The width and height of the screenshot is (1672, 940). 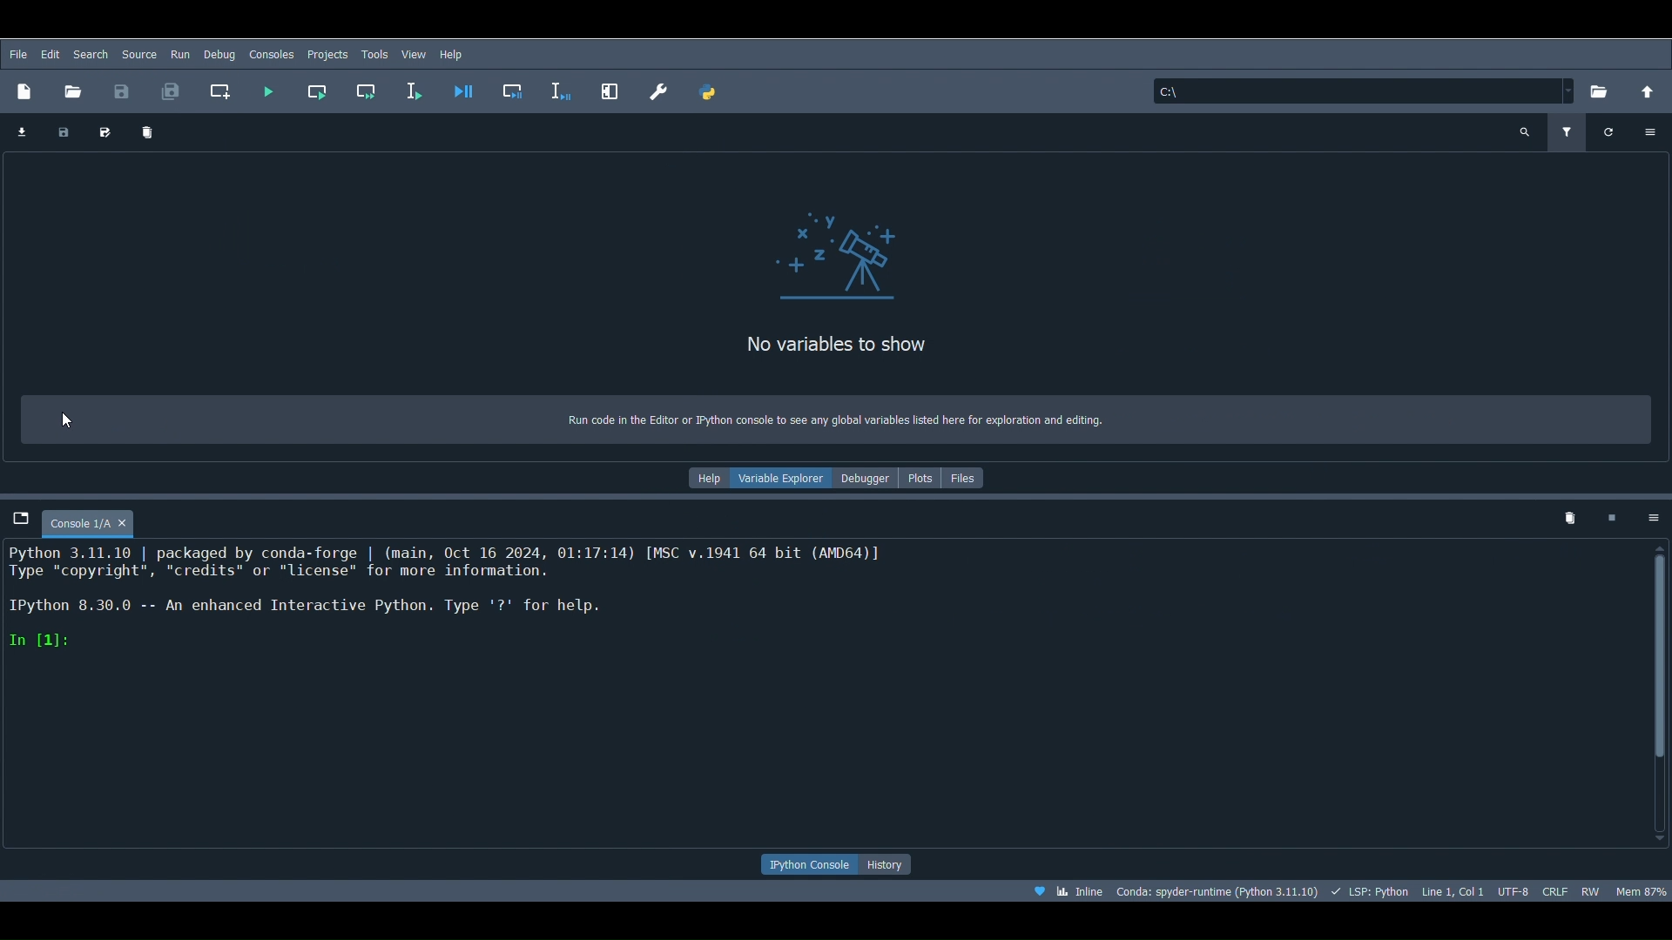 What do you see at coordinates (809, 865) in the screenshot?
I see `IPython console` at bounding box center [809, 865].